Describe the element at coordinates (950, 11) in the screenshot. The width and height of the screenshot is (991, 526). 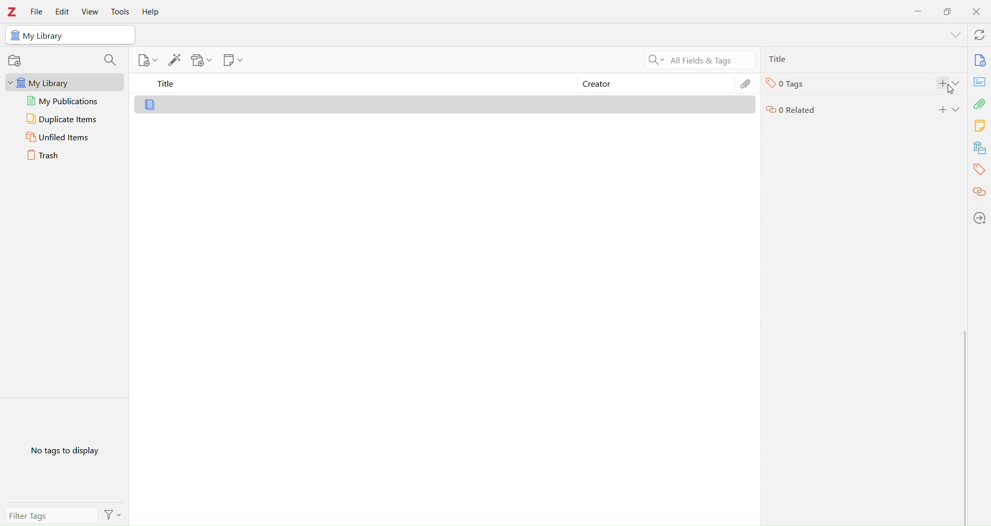
I see `Duplicate` at that location.